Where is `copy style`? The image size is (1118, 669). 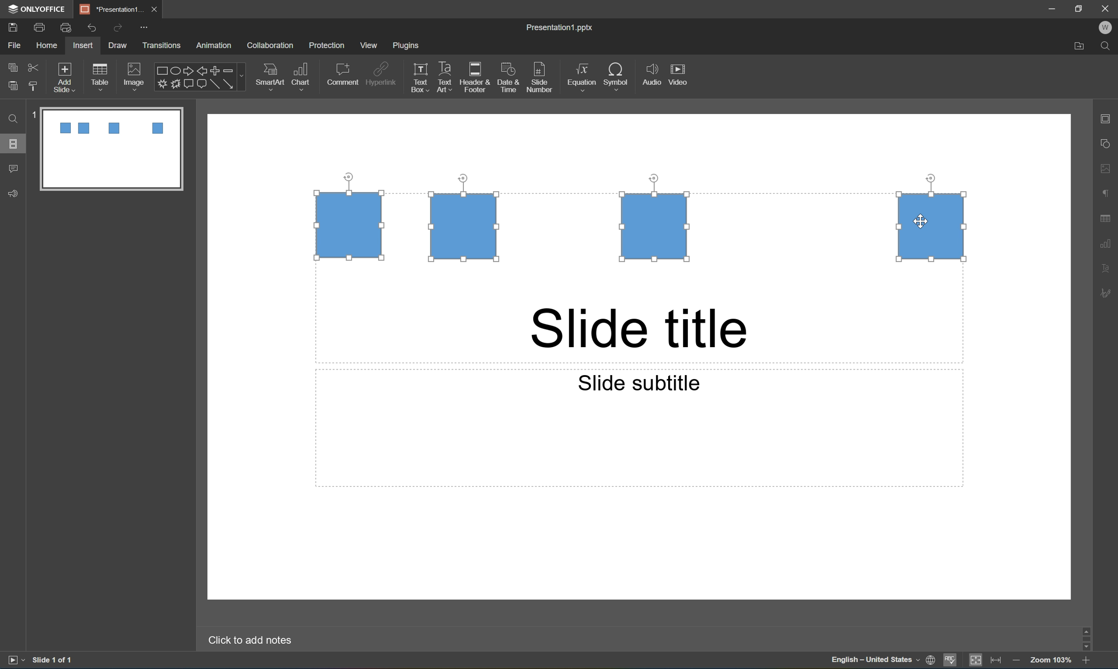
copy style is located at coordinates (34, 86).